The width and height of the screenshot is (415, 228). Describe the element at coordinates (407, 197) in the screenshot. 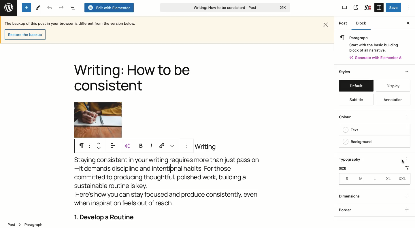

I see `+` at that location.